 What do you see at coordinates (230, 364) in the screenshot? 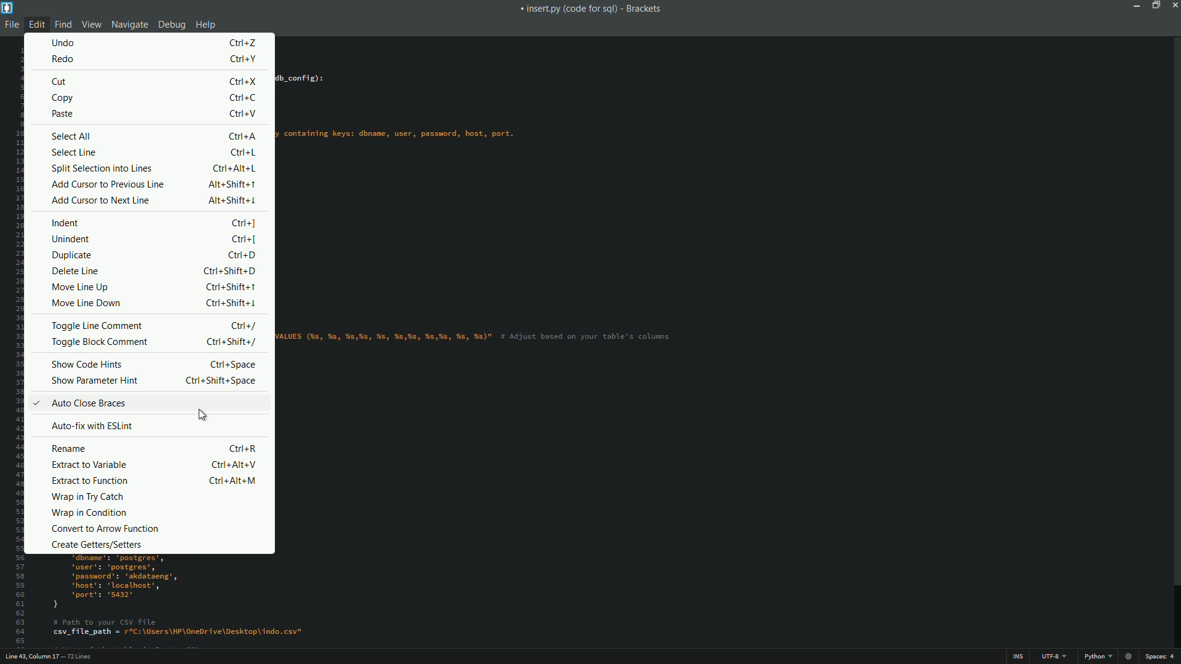
I see `keyboard shortcut` at bounding box center [230, 364].